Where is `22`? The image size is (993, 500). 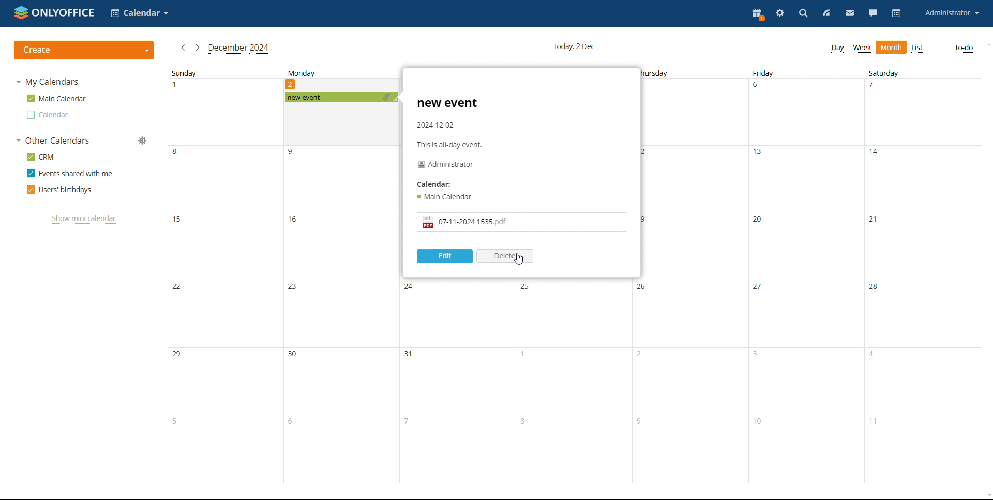
22 is located at coordinates (176, 287).